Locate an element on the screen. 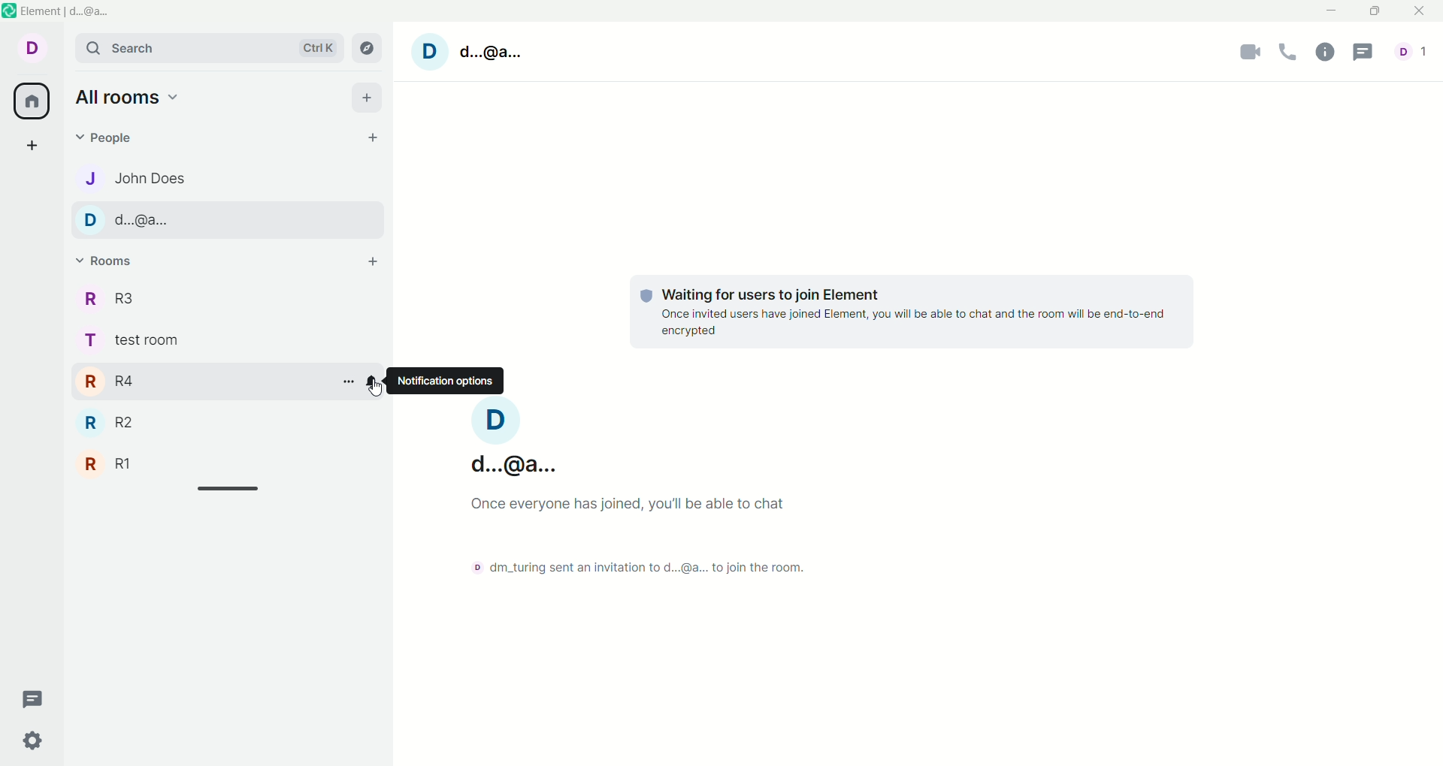  thread is located at coordinates (33, 698).